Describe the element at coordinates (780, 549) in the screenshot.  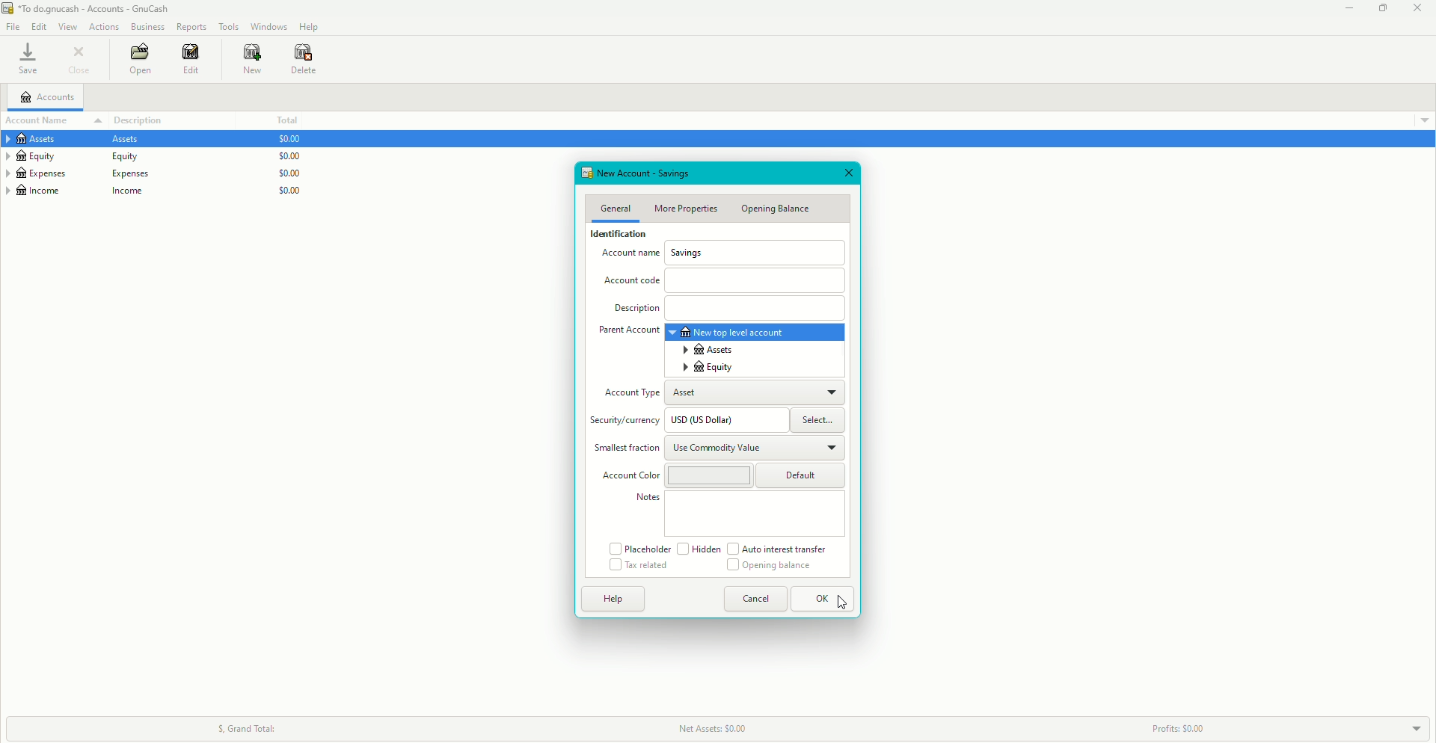
I see `Auto interest transfer` at that location.